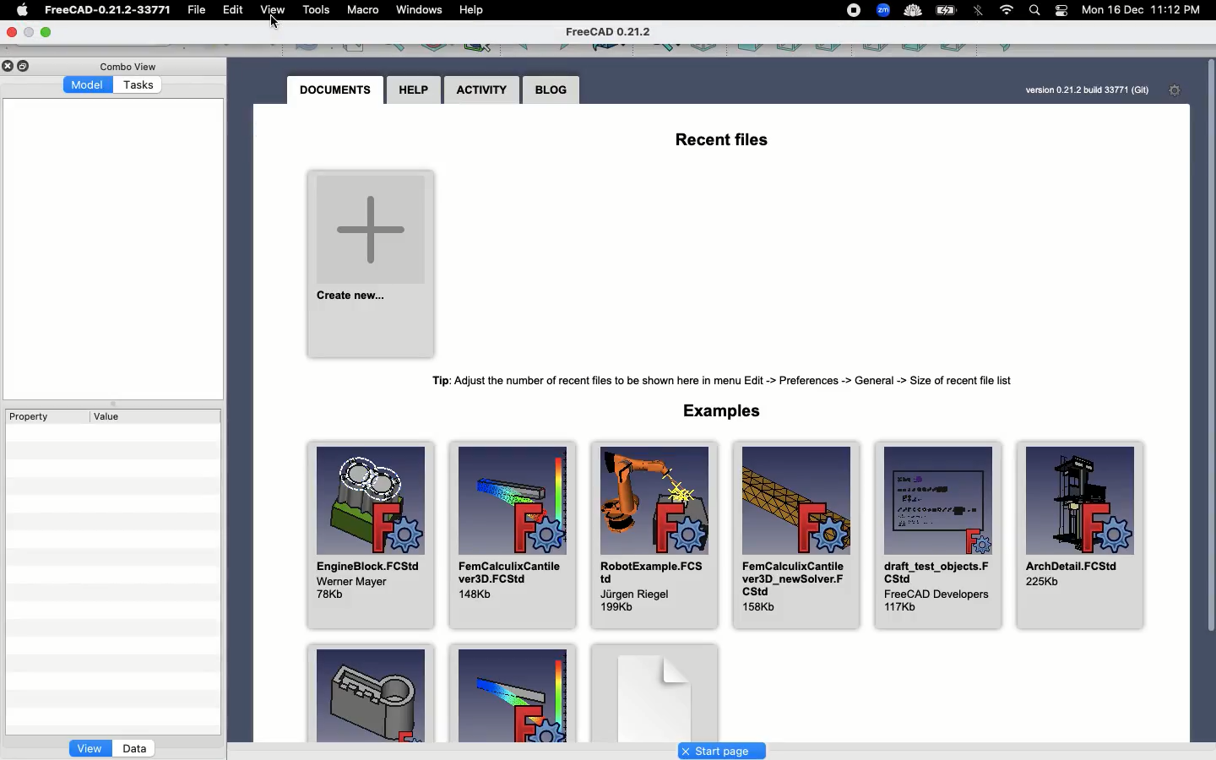 The height and width of the screenshot is (760, 1216). Describe the element at coordinates (655, 688) in the screenshot. I see `Examples` at that location.